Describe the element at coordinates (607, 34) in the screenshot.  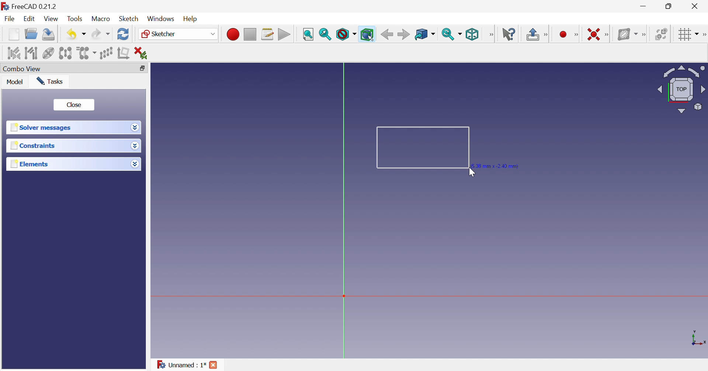
I see `Sketcher constraints` at that location.